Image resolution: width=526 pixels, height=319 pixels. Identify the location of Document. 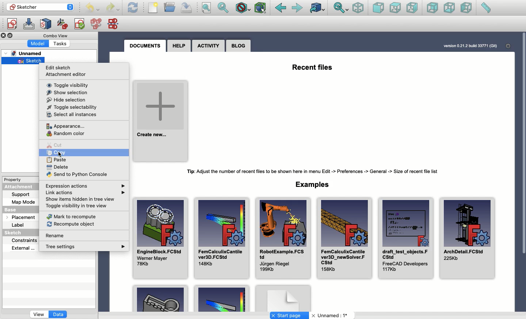
(283, 298).